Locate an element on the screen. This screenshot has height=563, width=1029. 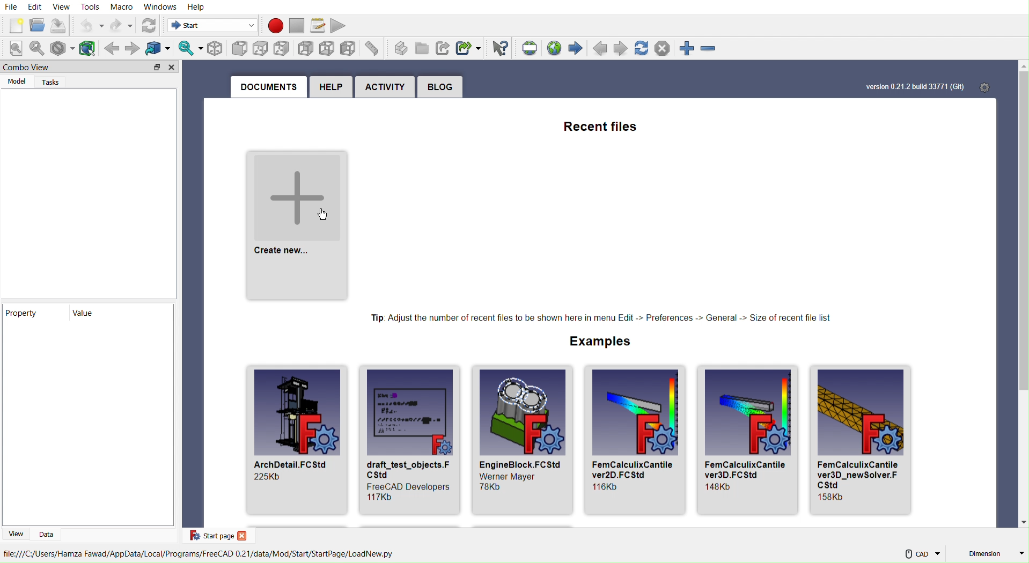
Execute a recorded macro is located at coordinates (318, 25).